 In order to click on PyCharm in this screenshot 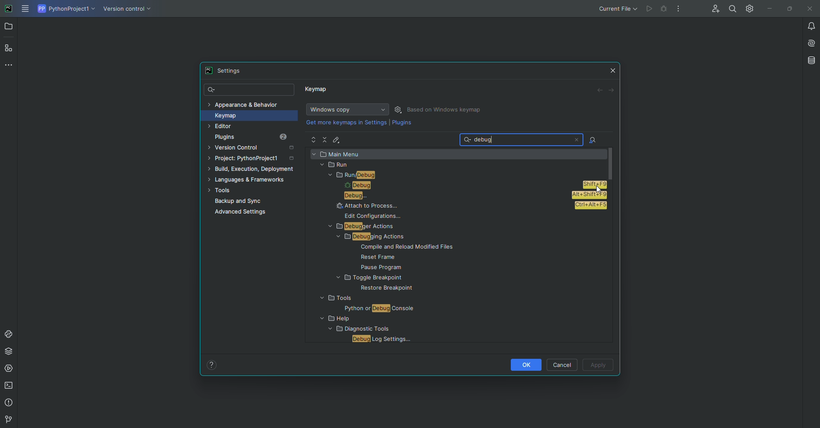, I will do `click(9, 9)`.